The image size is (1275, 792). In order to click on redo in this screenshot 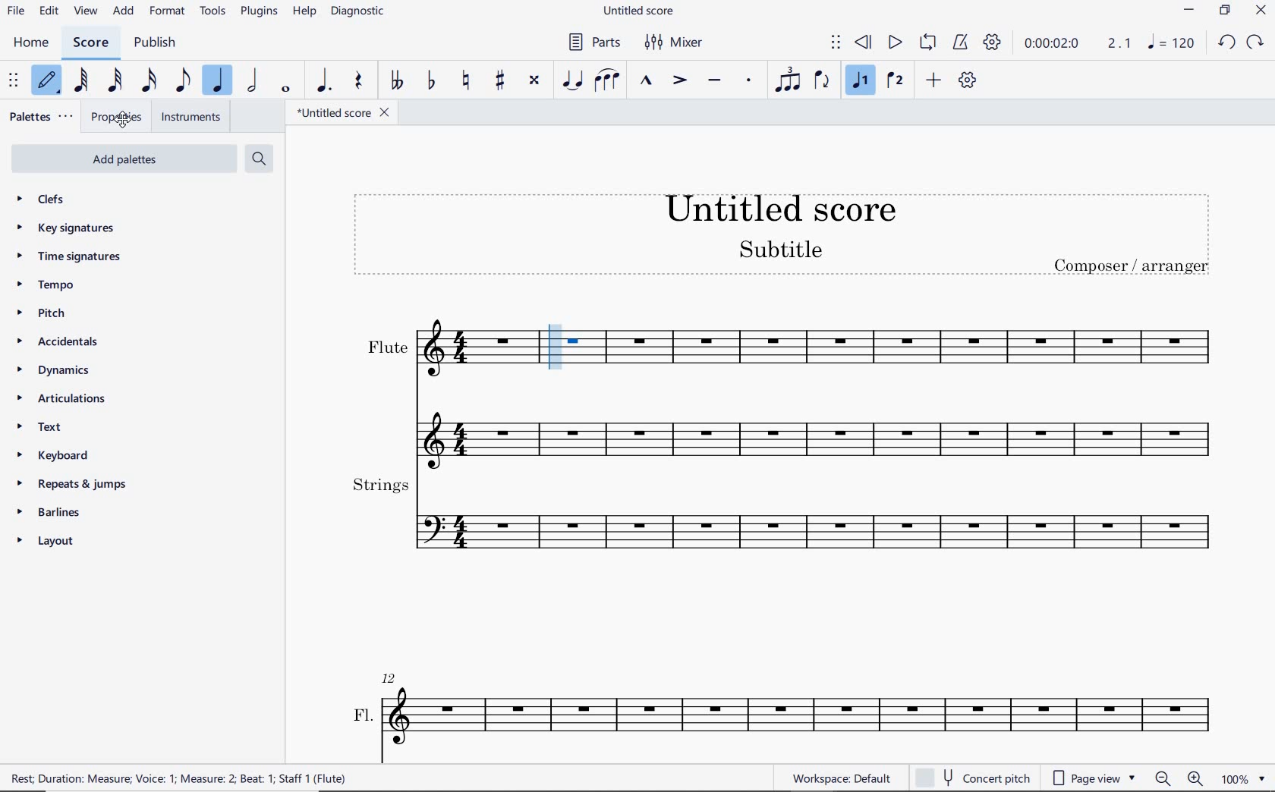, I will do `click(1258, 41)`.